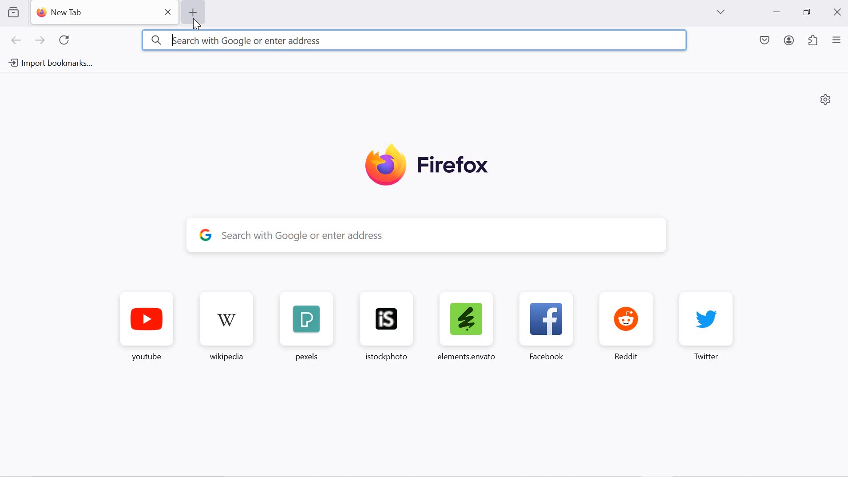  Describe the element at coordinates (382, 326) in the screenshot. I see `istockphoto favorite` at that location.